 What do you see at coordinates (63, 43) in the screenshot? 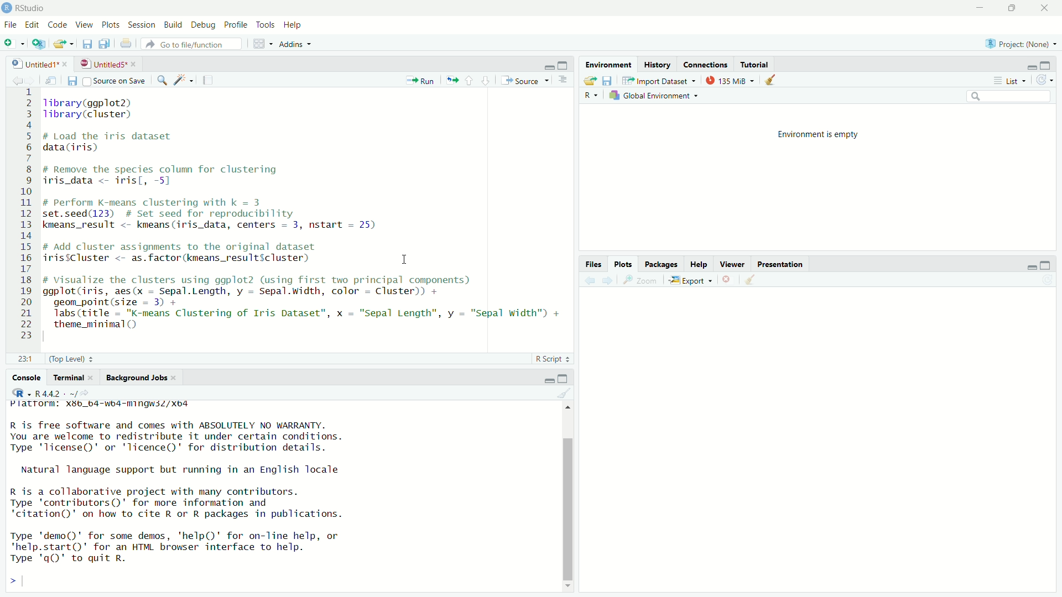
I see `open an existing file` at bounding box center [63, 43].